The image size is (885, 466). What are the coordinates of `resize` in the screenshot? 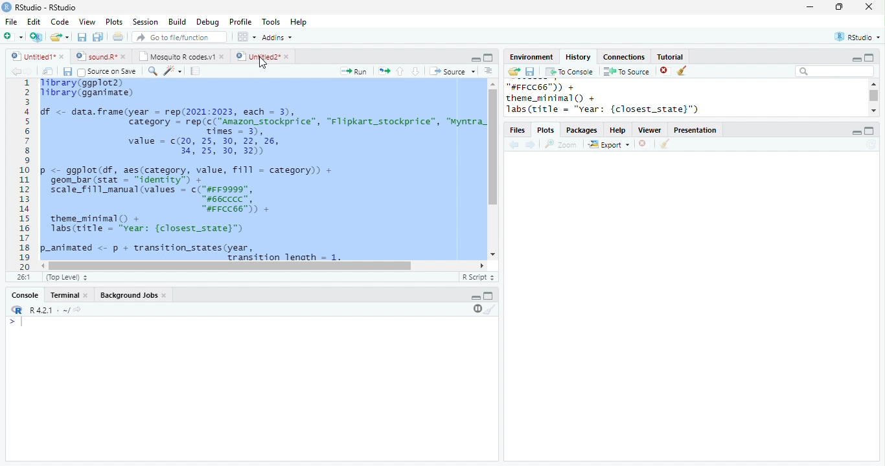 It's located at (839, 7).